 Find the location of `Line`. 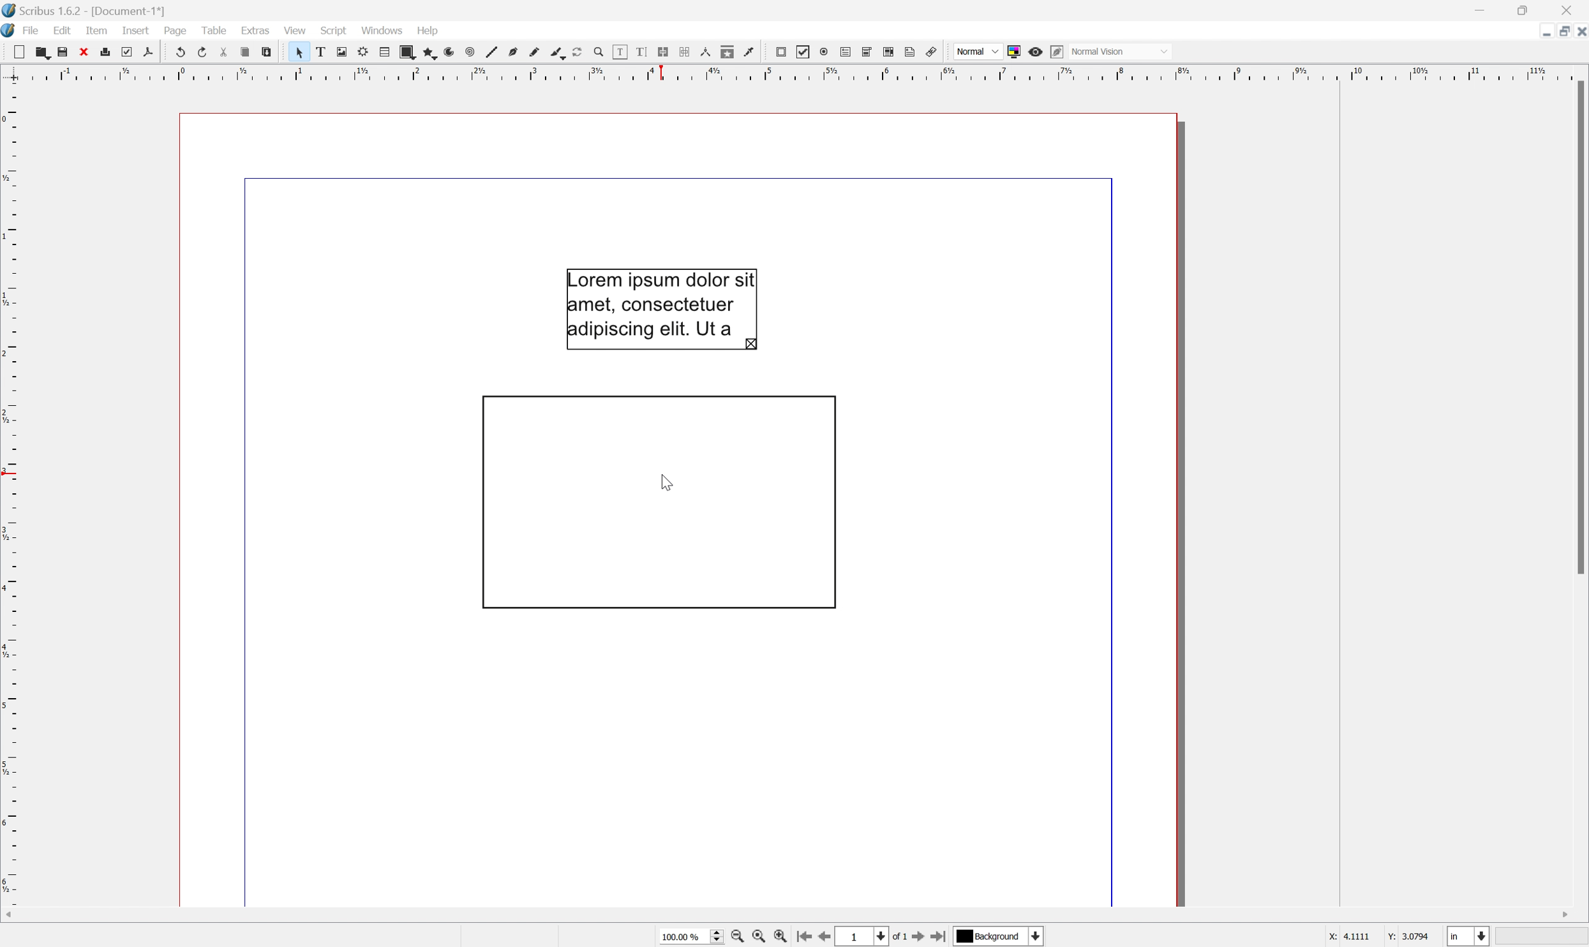

Line is located at coordinates (489, 52).